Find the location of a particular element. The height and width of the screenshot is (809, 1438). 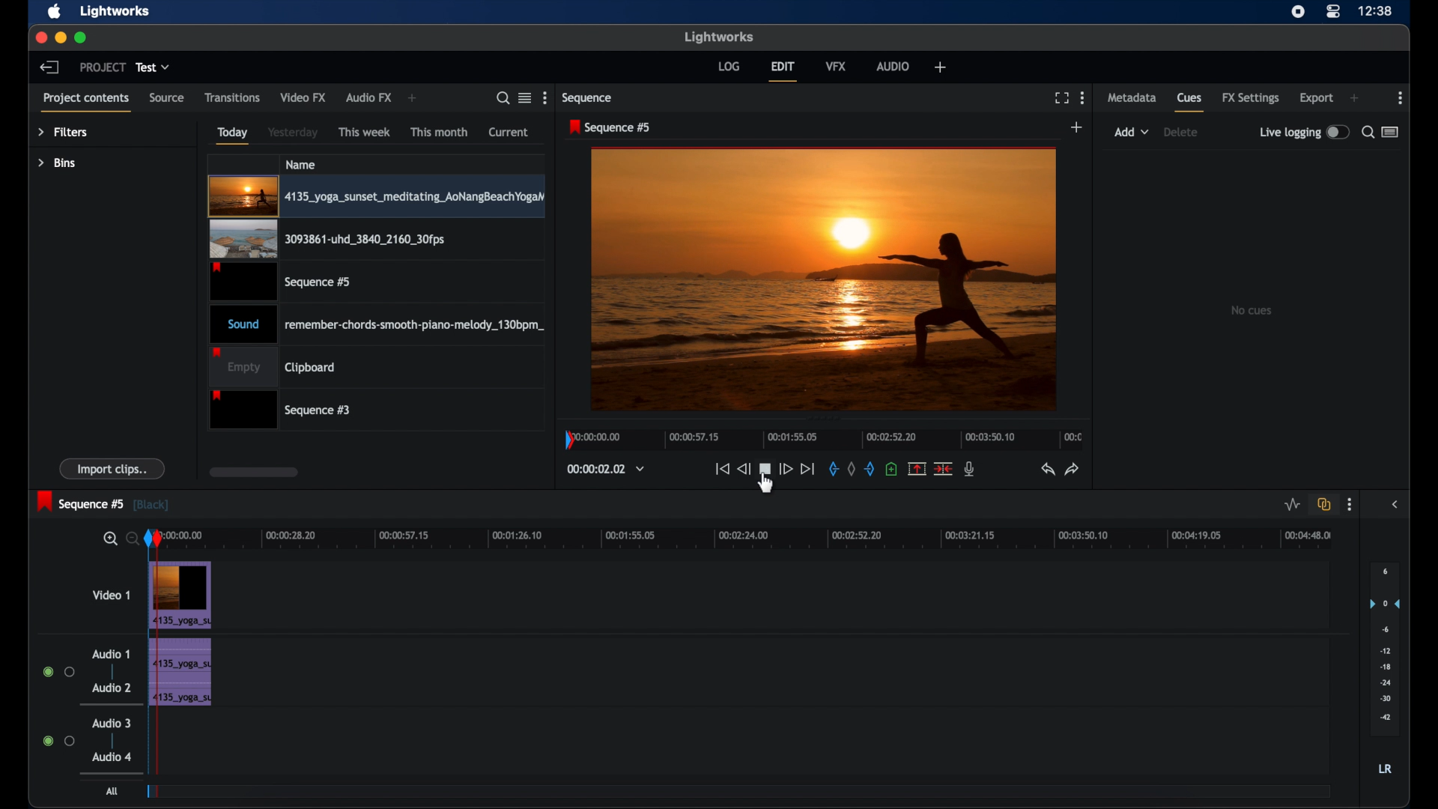

maximize is located at coordinates (81, 37).